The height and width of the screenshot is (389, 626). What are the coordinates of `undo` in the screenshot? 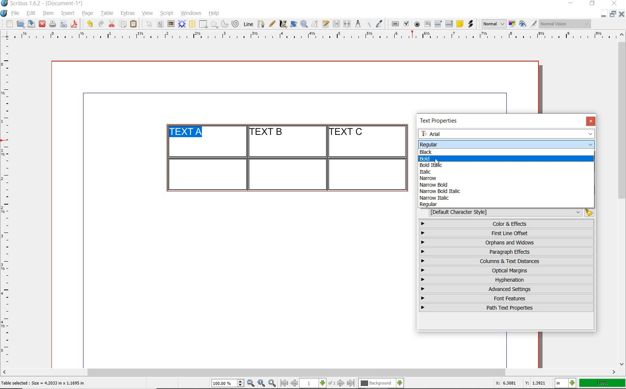 It's located at (89, 24).